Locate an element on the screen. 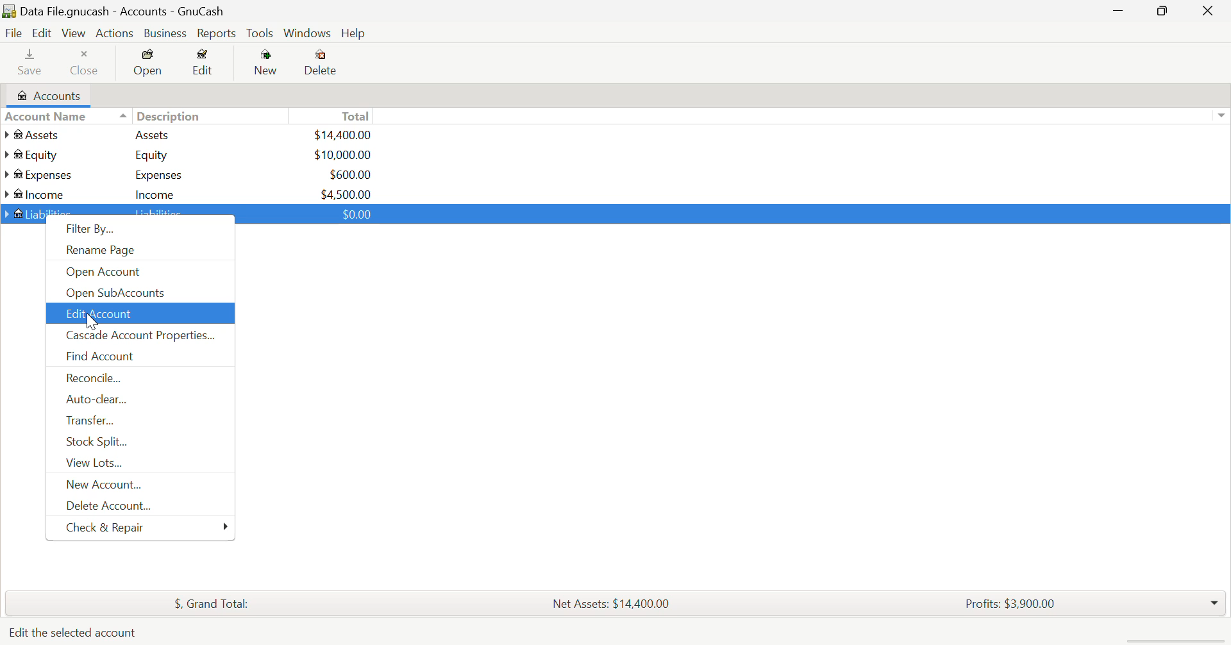 The height and width of the screenshot is (645, 1231). Total is located at coordinates (205, 601).